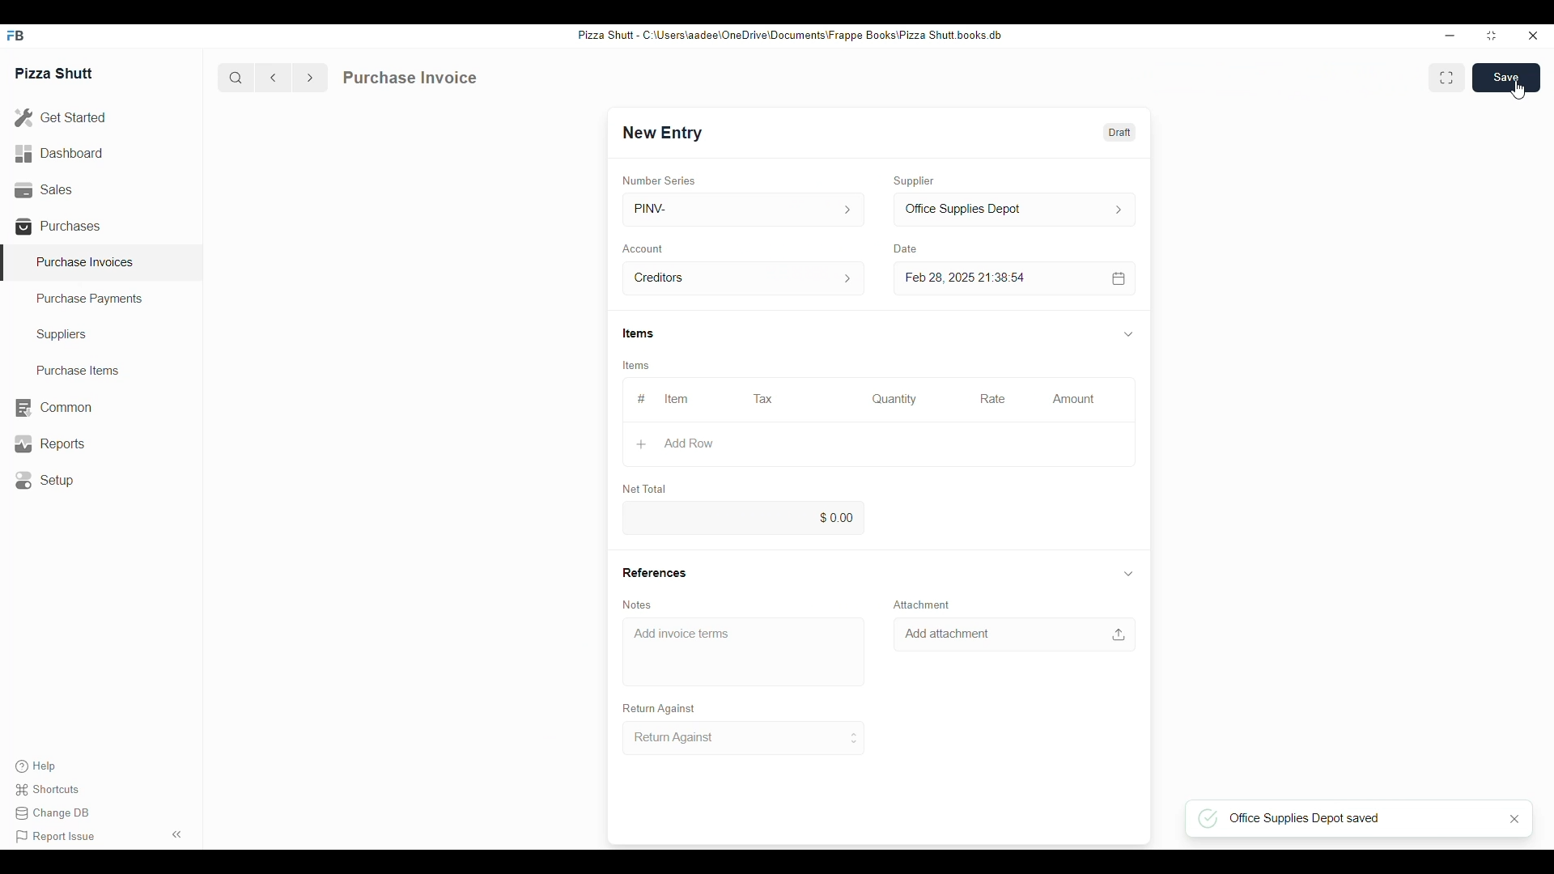 The height and width of the screenshot is (874, 1554). What do you see at coordinates (49, 481) in the screenshot?
I see `Setup` at bounding box center [49, 481].